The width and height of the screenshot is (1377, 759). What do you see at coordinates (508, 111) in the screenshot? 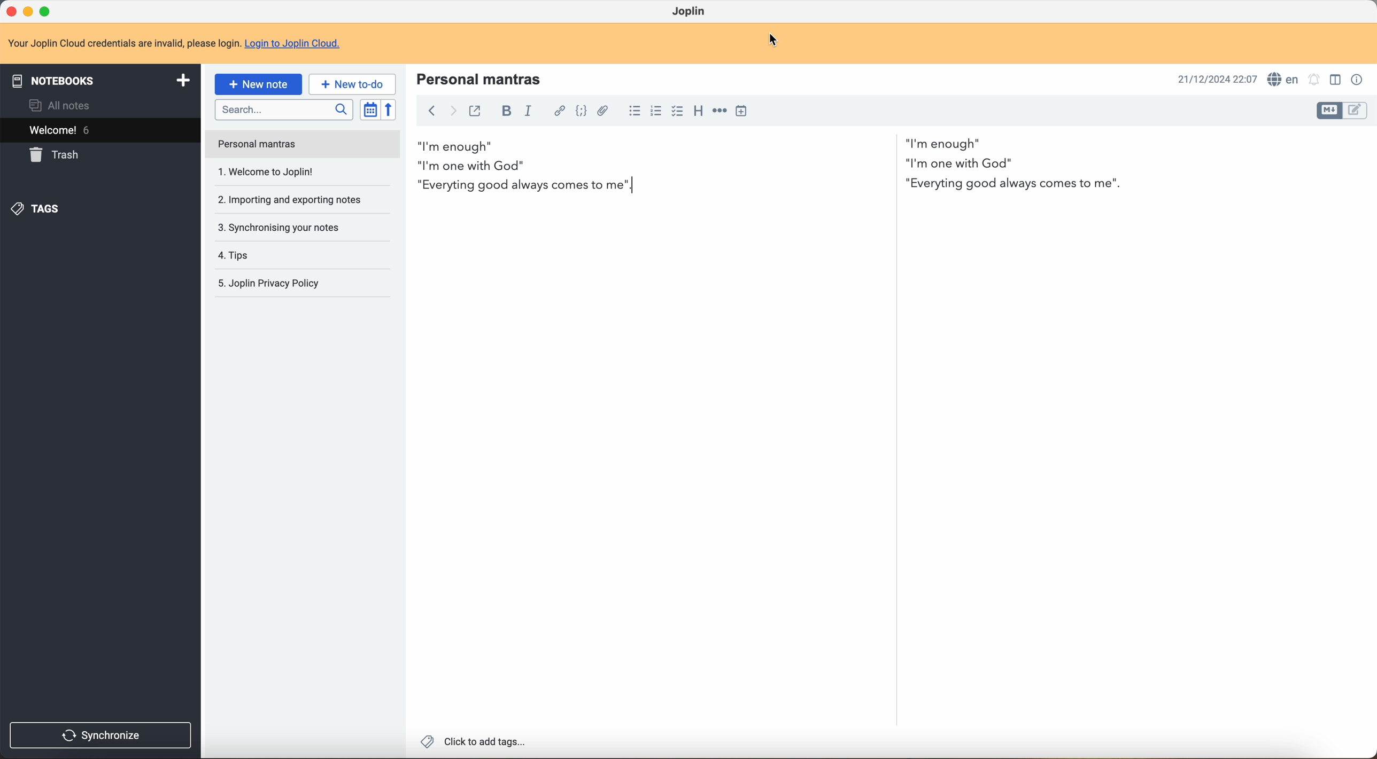
I see `bold` at bounding box center [508, 111].